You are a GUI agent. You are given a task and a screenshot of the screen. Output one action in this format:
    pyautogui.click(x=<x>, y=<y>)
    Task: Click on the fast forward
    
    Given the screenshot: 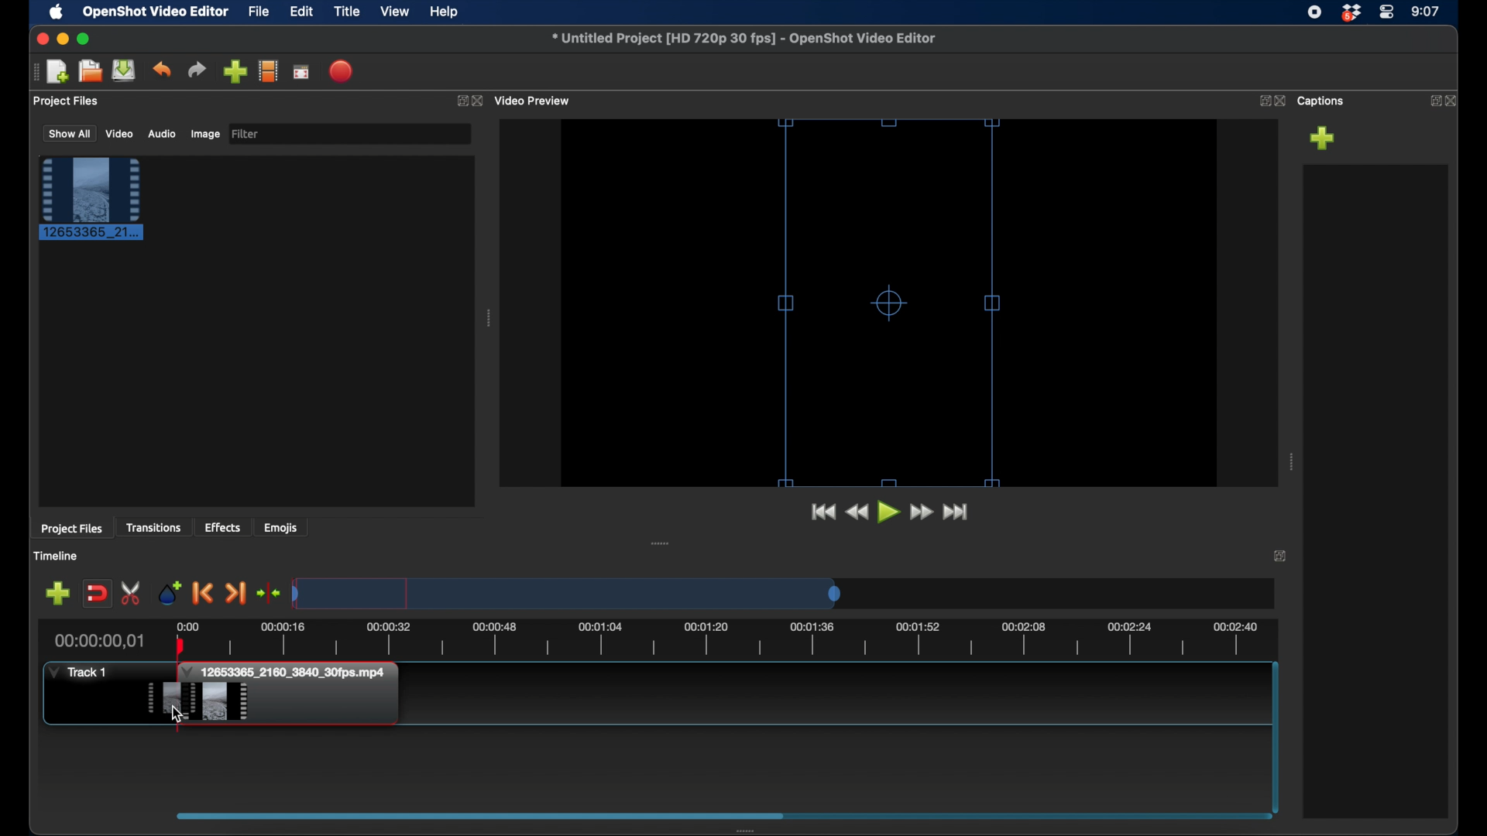 What is the action you would take?
    pyautogui.click(x=957, y=512)
    